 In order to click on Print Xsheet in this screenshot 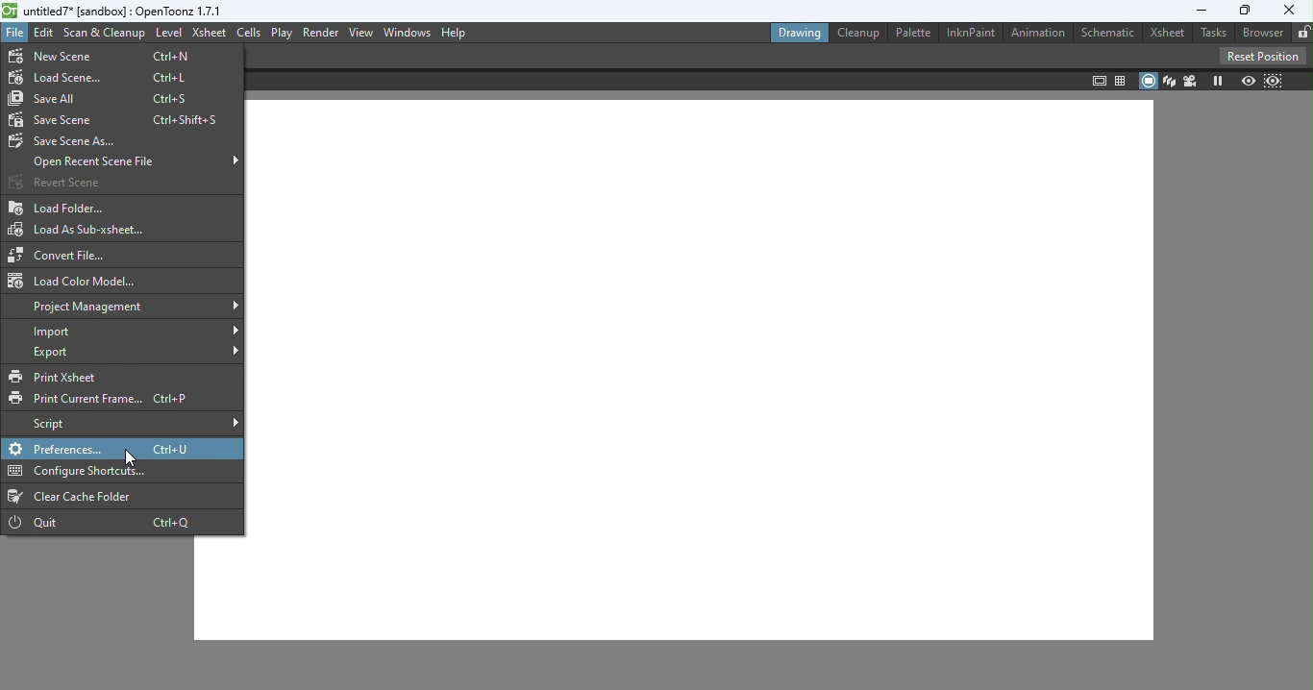, I will do `click(78, 376)`.